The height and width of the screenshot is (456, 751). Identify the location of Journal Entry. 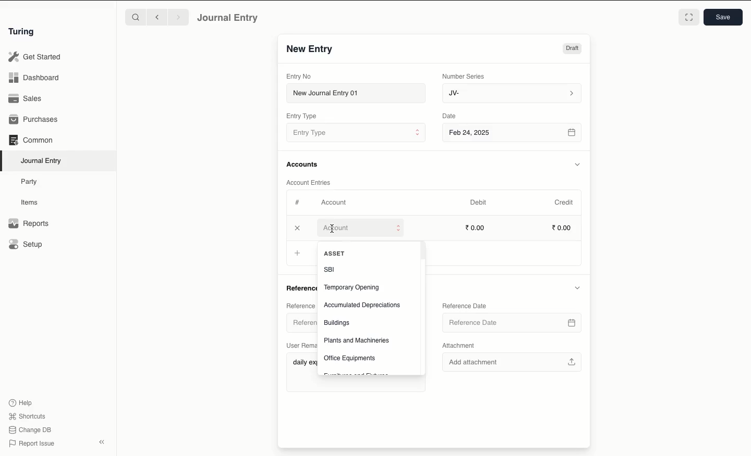
(228, 18).